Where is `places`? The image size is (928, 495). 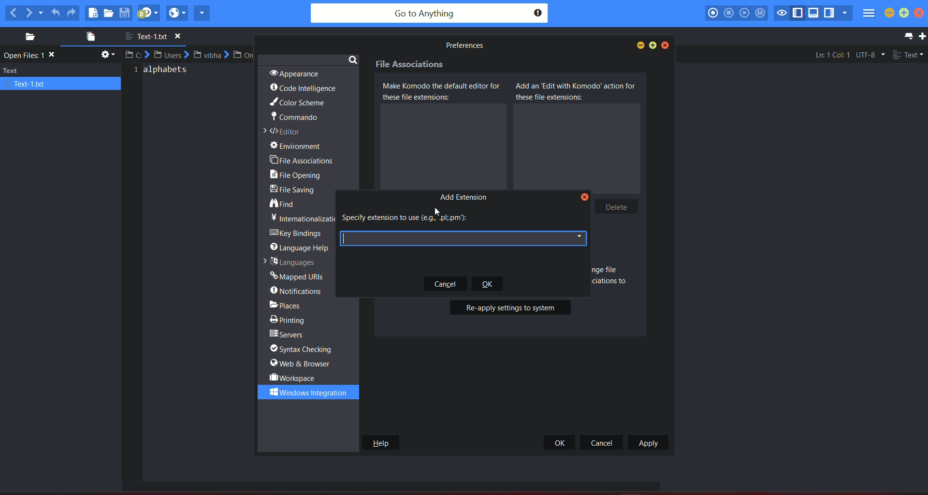
places is located at coordinates (293, 306).